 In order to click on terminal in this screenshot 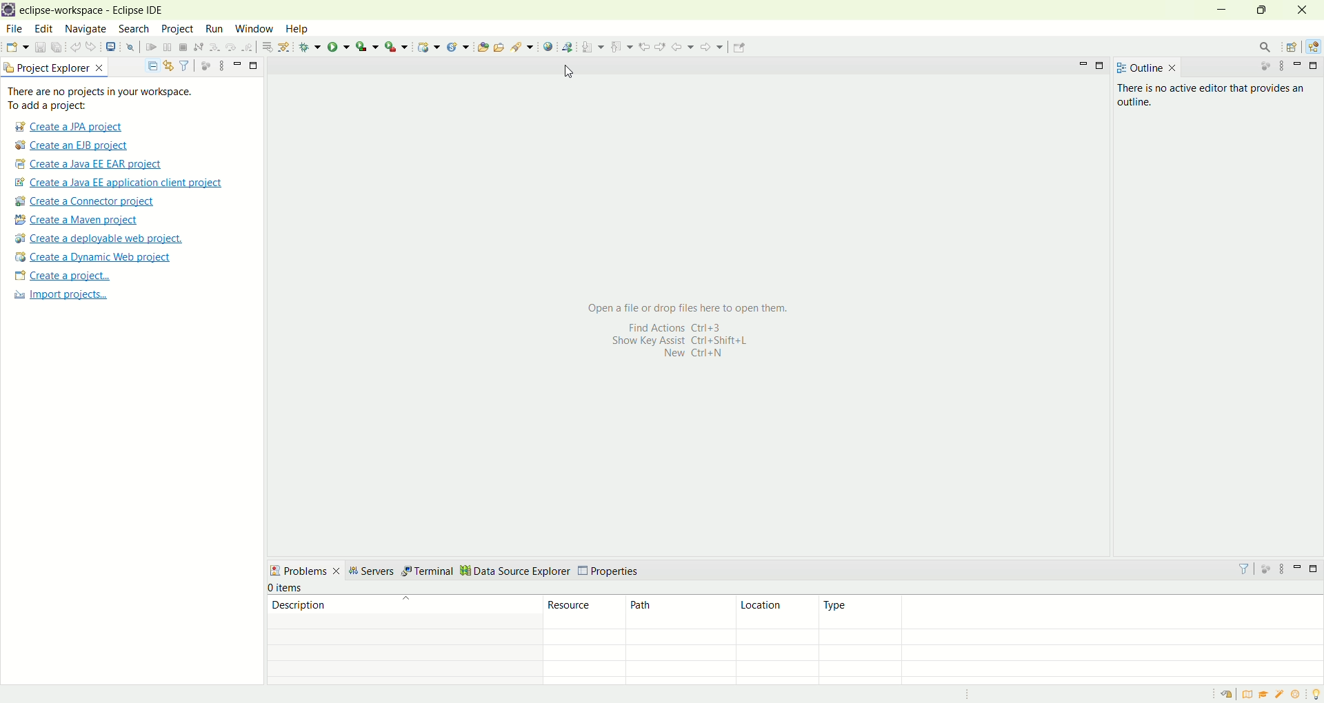, I will do `click(429, 570)`.